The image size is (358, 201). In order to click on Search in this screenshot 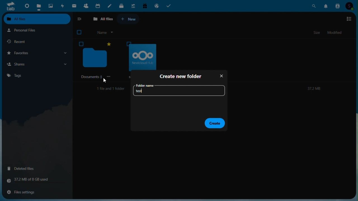, I will do `click(315, 5)`.